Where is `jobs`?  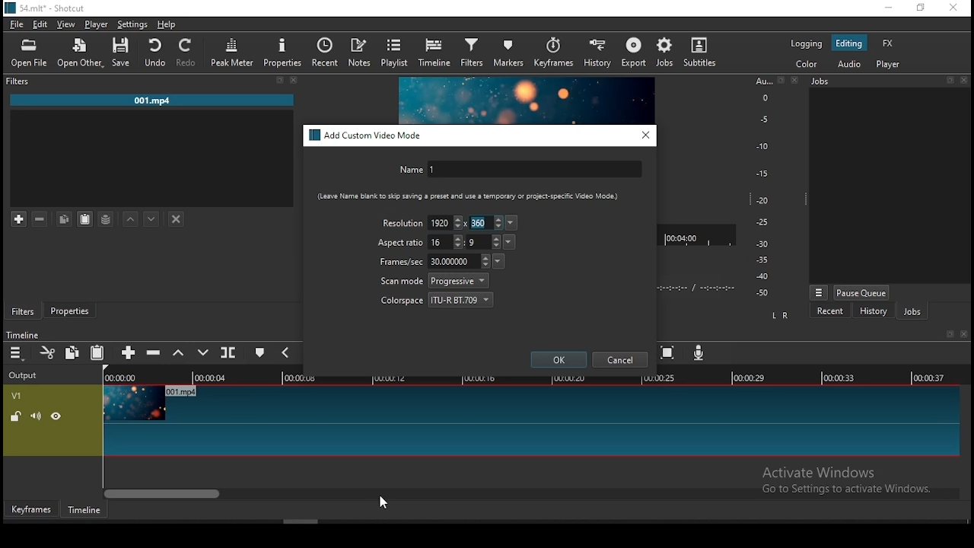 jobs is located at coordinates (666, 52).